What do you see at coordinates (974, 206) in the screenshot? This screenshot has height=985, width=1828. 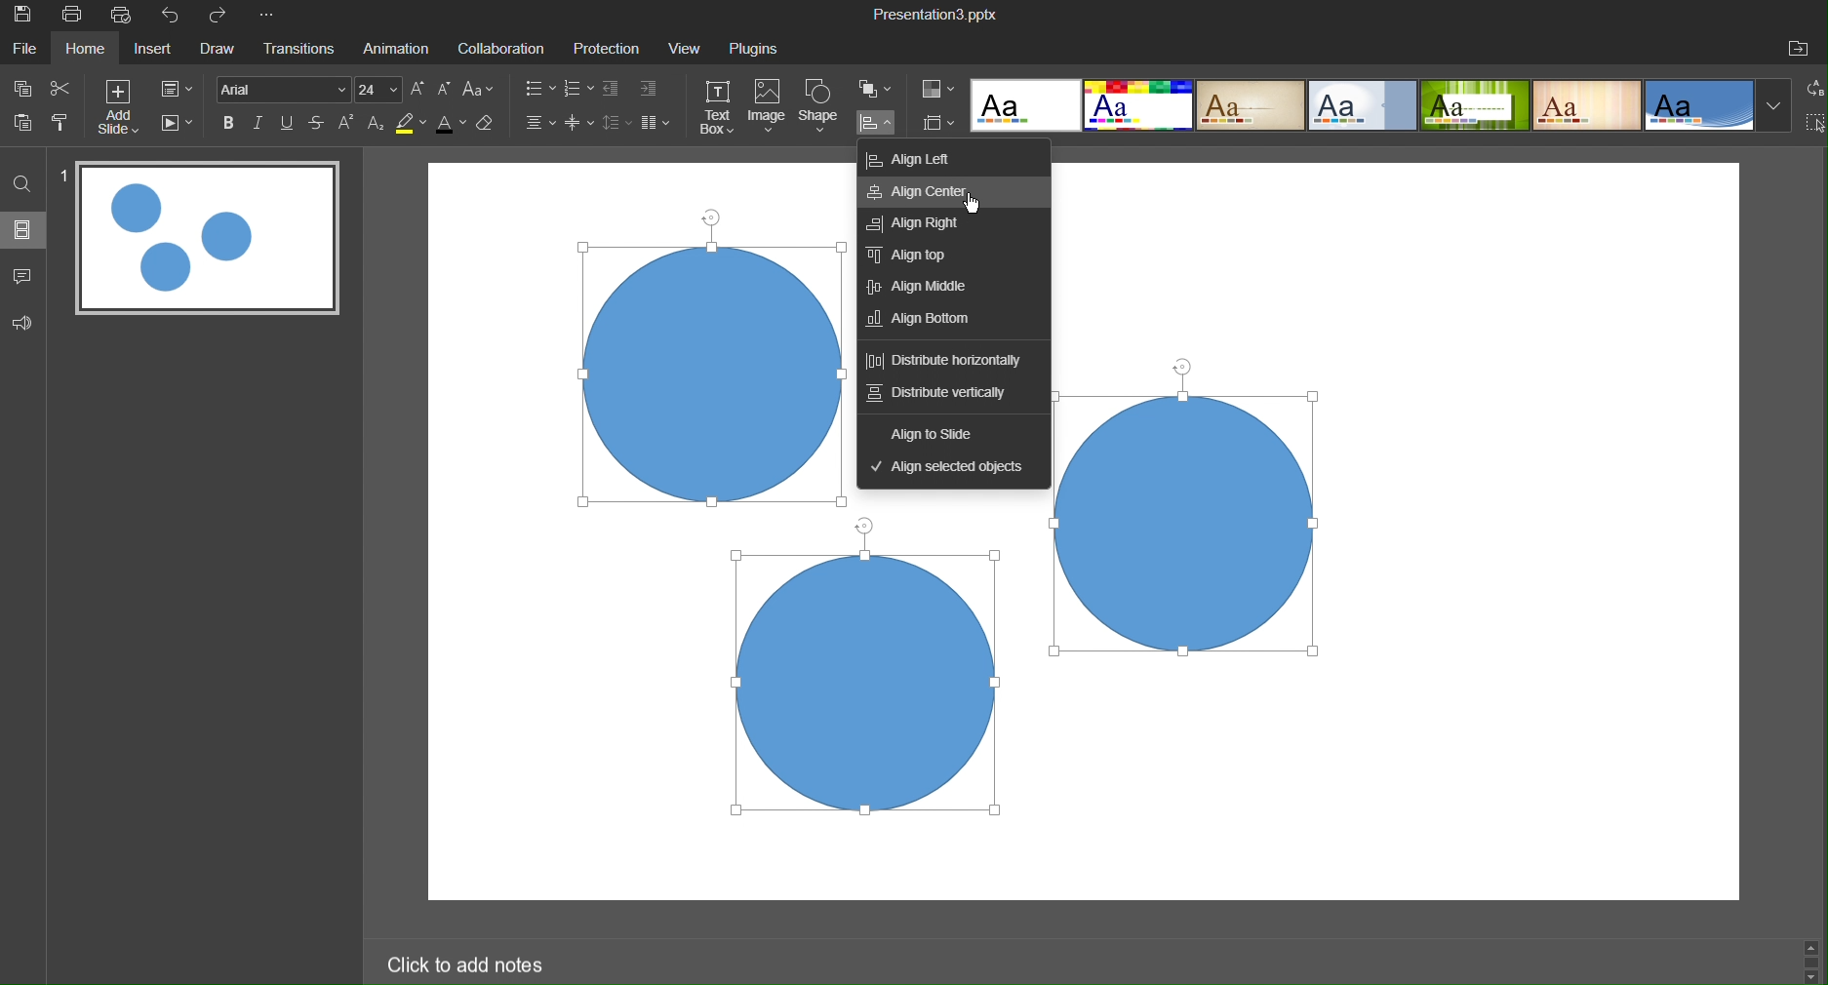 I see `cursor` at bounding box center [974, 206].